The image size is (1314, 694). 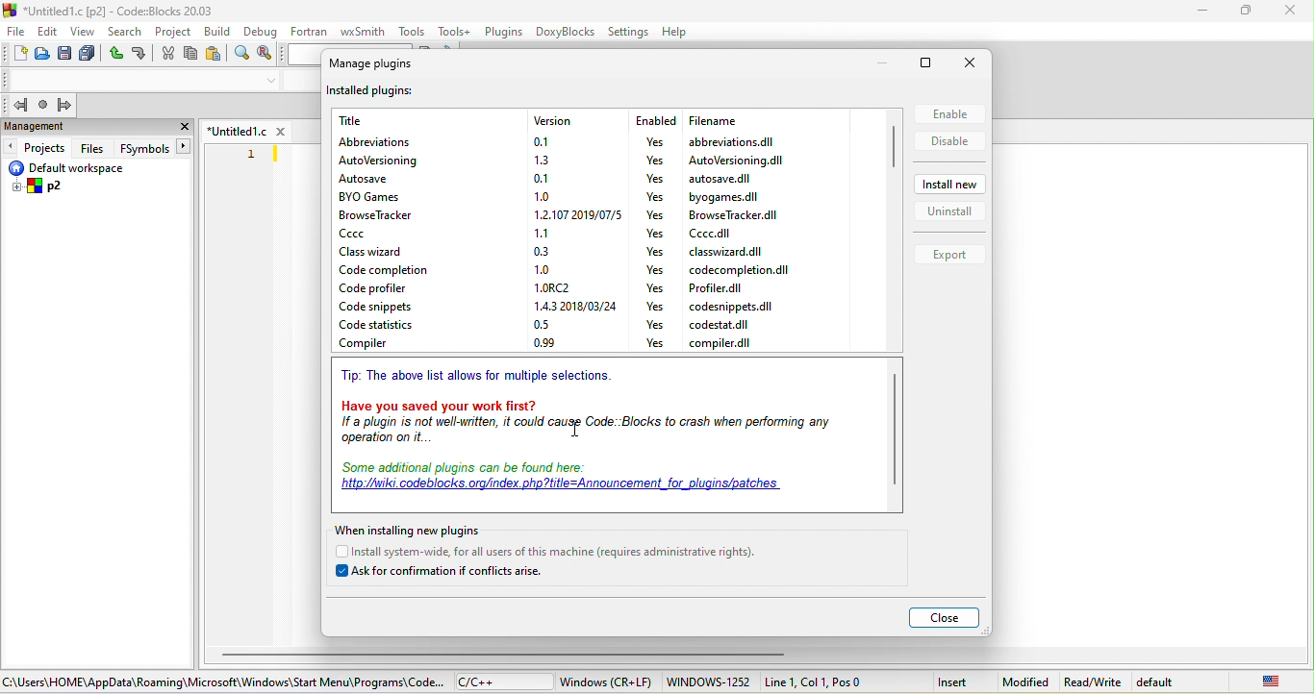 What do you see at coordinates (410, 31) in the screenshot?
I see `tools` at bounding box center [410, 31].